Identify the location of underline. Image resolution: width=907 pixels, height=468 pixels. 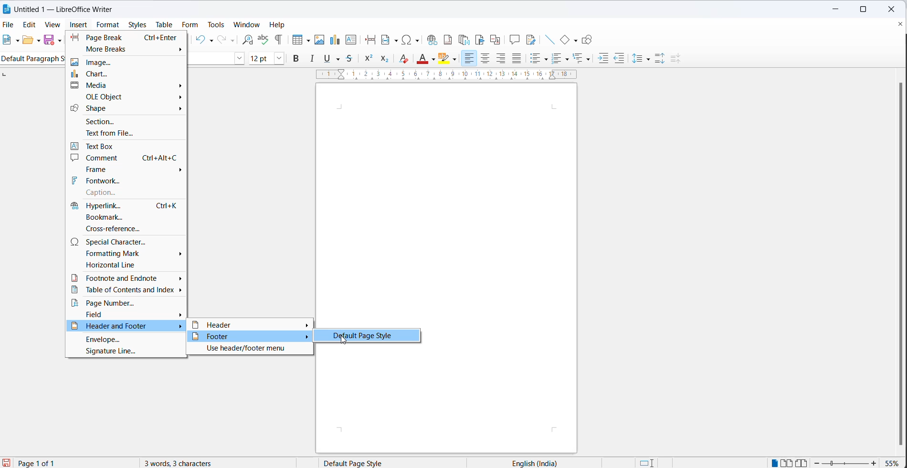
(328, 59).